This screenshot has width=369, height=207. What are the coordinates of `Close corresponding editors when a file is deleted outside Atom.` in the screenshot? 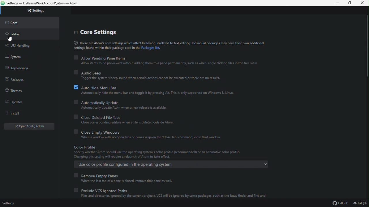 It's located at (129, 123).